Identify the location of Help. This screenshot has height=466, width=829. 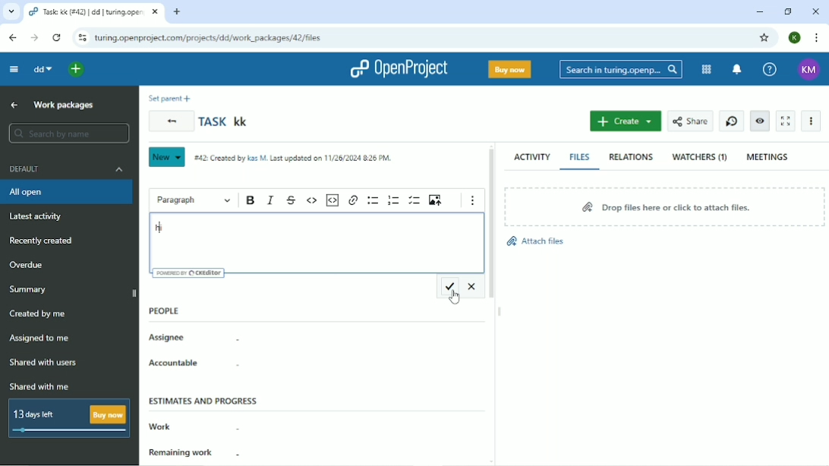
(770, 68).